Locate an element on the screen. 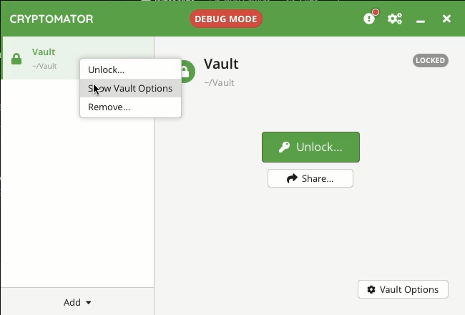  close is located at coordinates (447, 19).